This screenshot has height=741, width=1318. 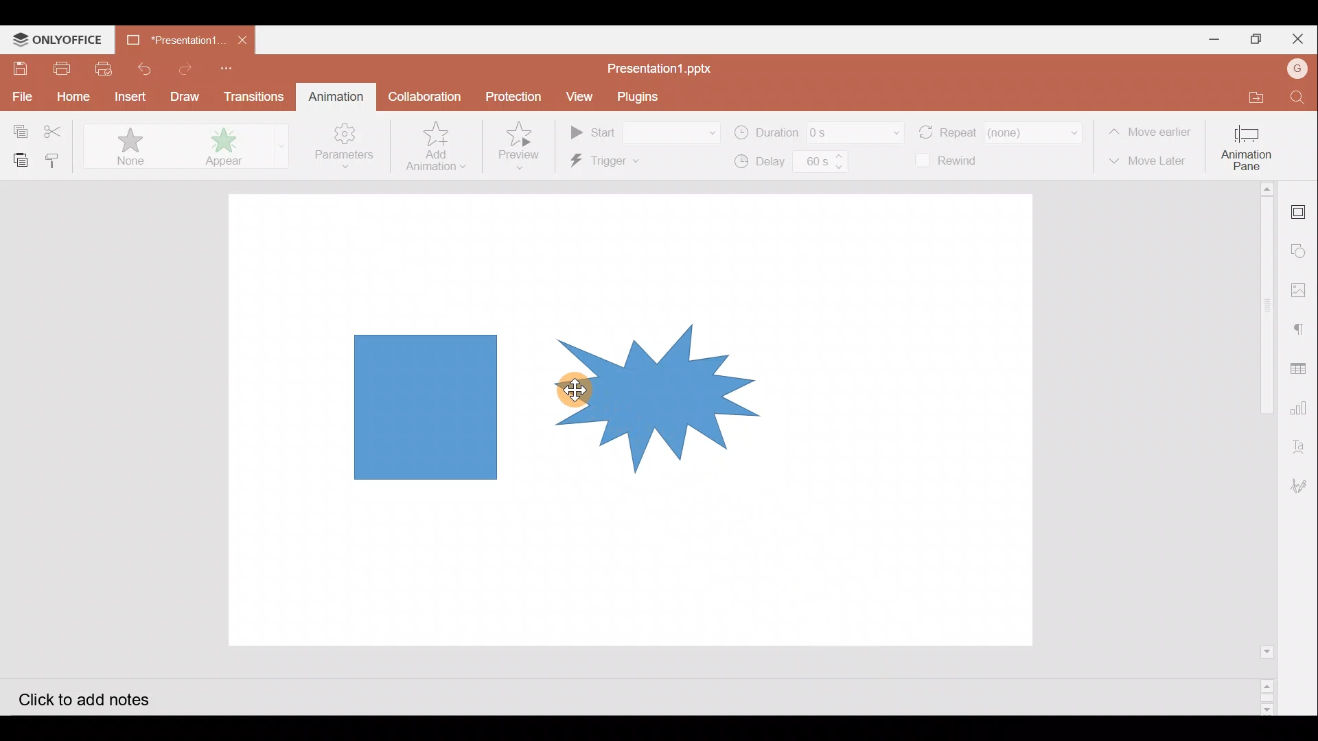 I want to click on Move earlier, so click(x=1153, y=132).